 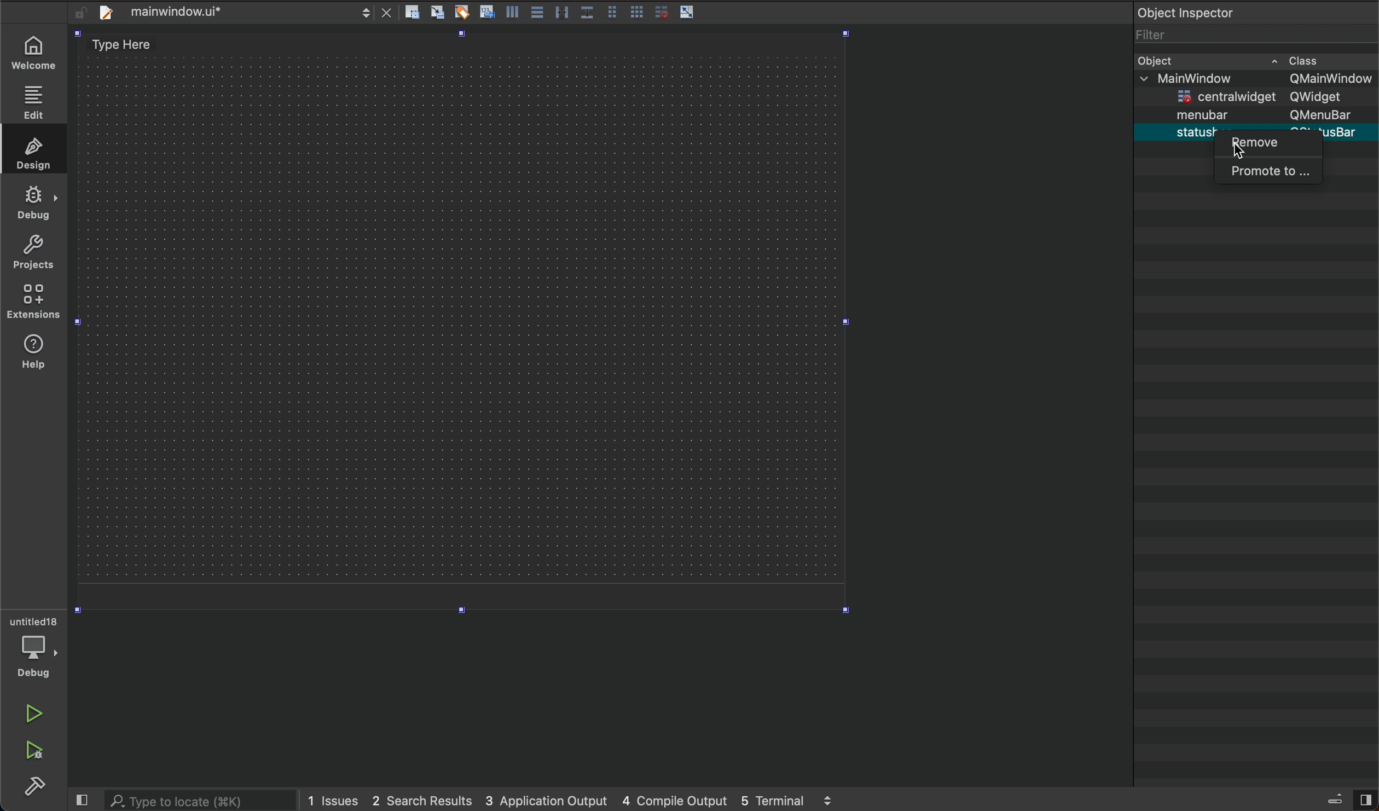 What do you see at coordinates (33, 785) in the screenshot?
I see `build` at bounding box center [33, 785].